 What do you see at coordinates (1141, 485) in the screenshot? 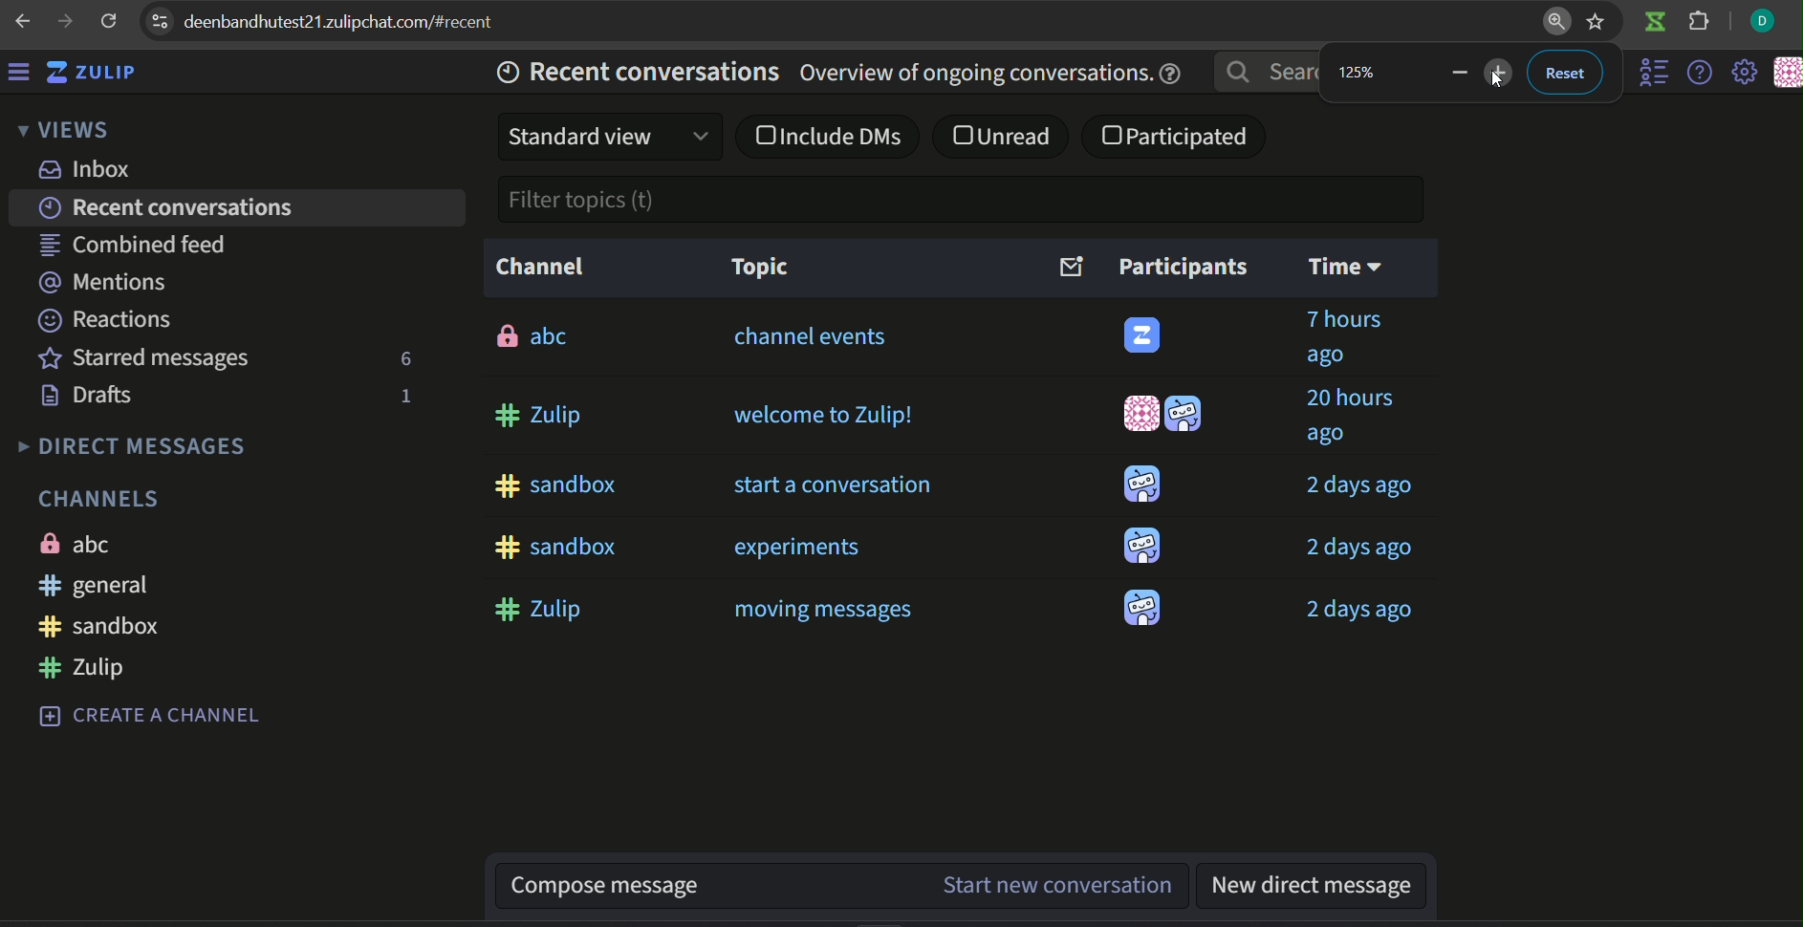
I see `icon` at bounding box center [1141, 485].